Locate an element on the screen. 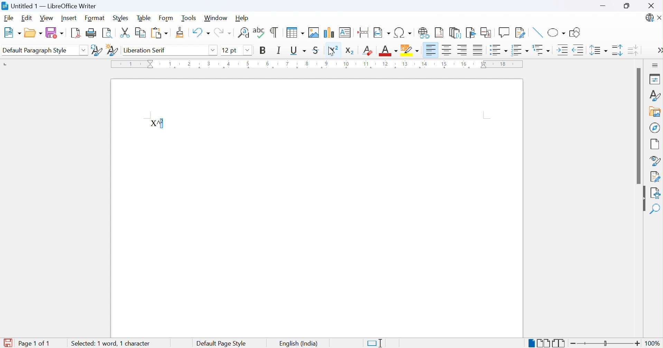 This screenshot has height=348, width=663. Cut is located at coordinates (125, 32).